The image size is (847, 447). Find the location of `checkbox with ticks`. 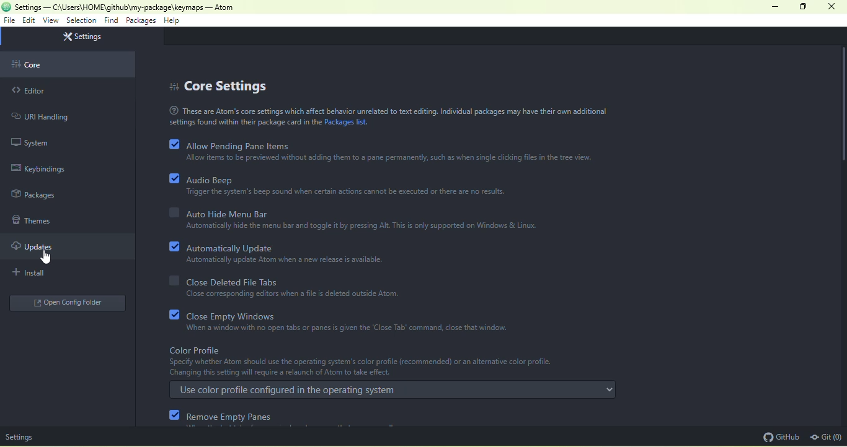

checkbox with ticks is located at coordinates (174, 315).